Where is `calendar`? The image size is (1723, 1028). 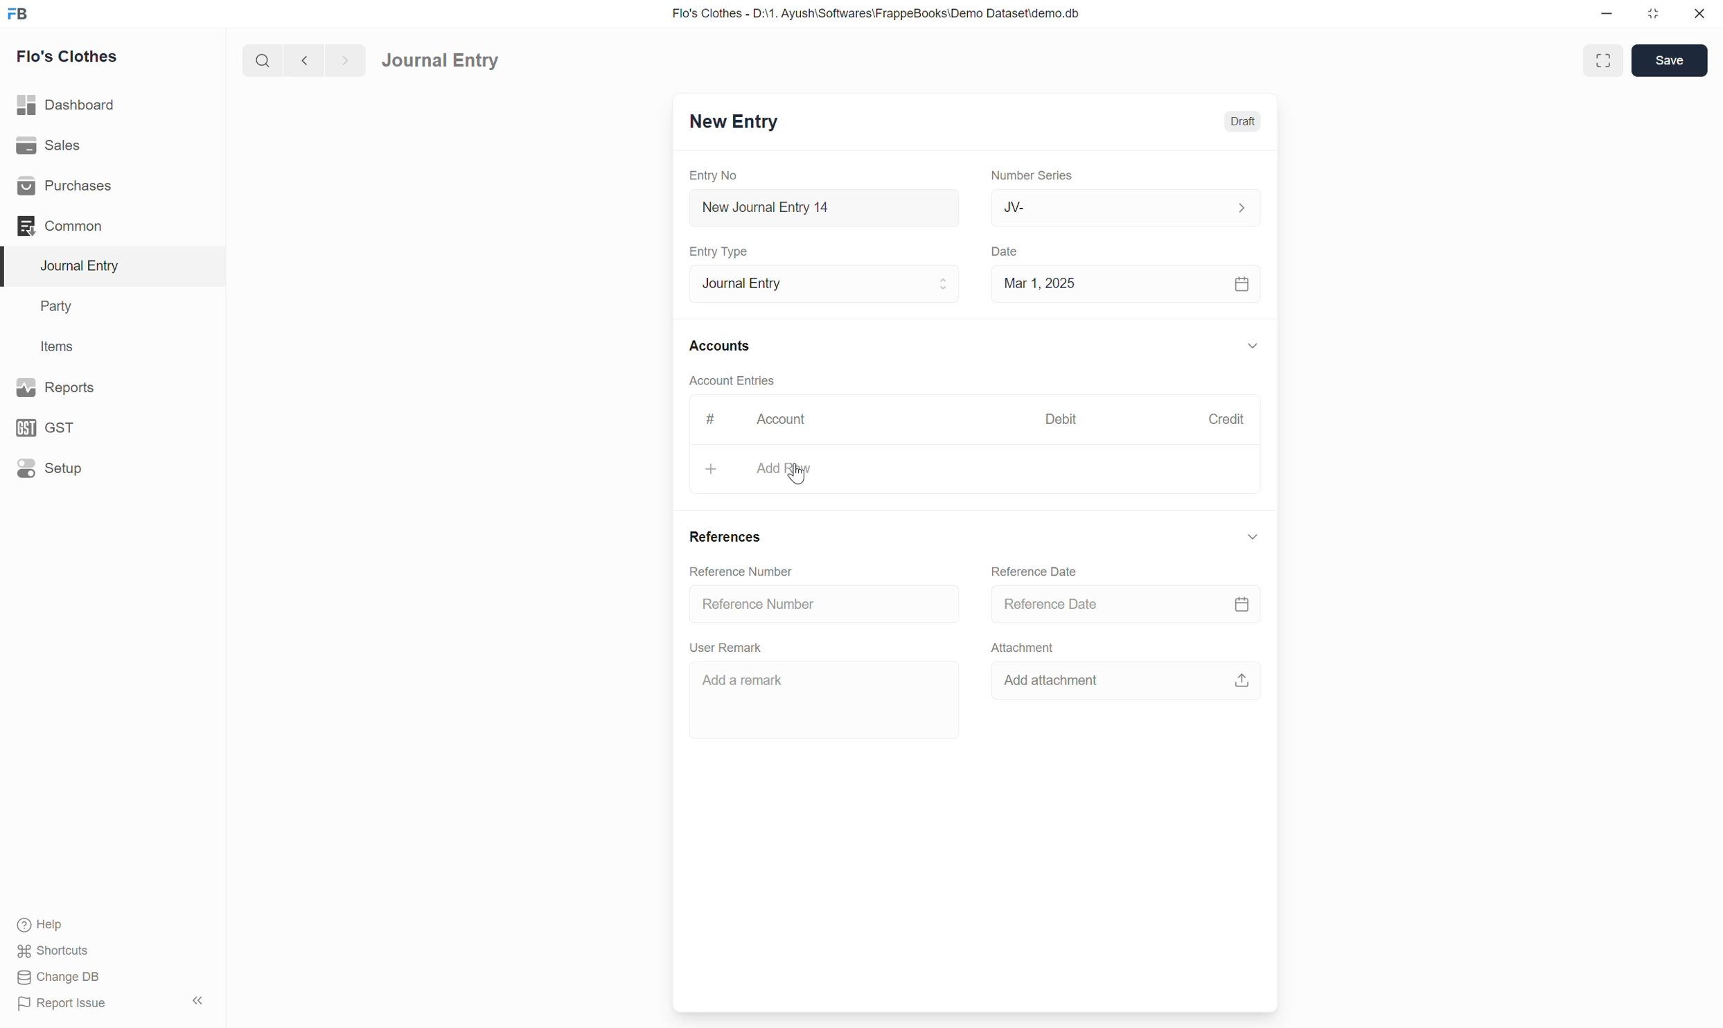
calendar is located at coordinates (1243, 285).